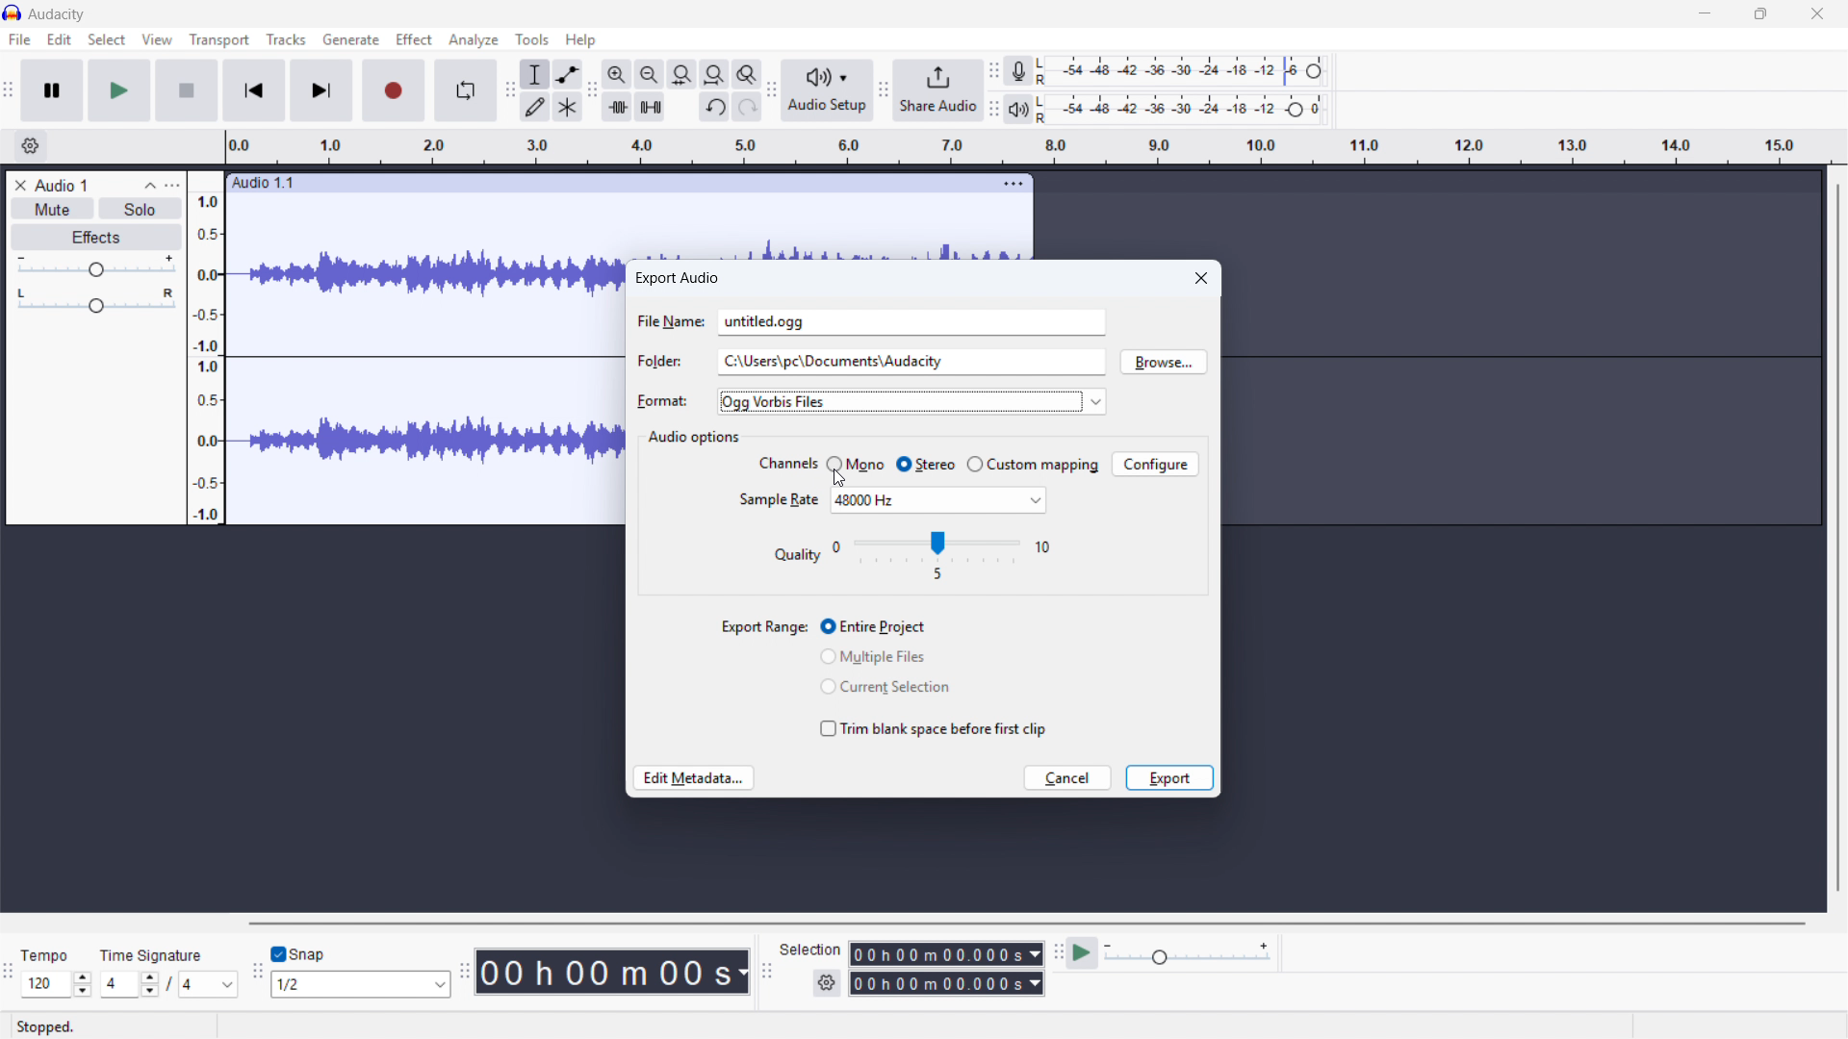 The image size is (1848, 1039). What do you see at coordinates (1187, 953) in the screenshot?
I see `Playback speed` at bounding box center [1187, 953].